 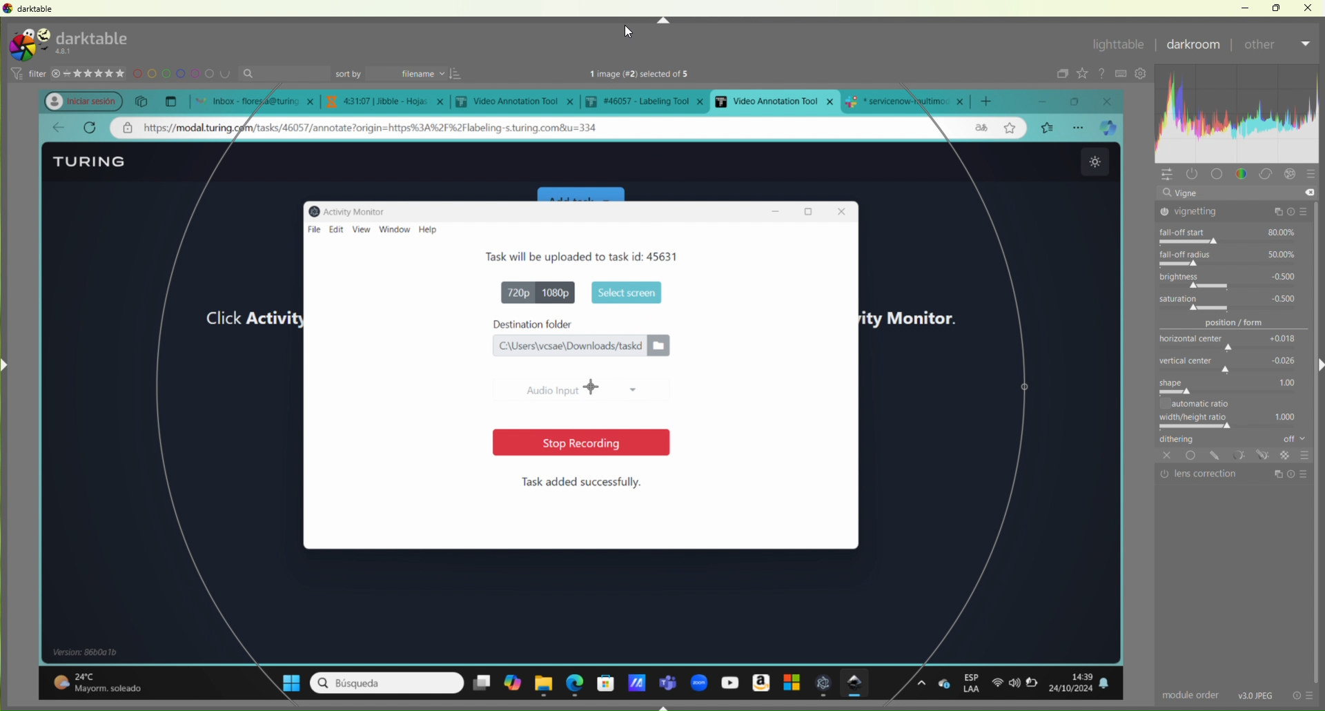 What do you see at coordinates (26, 74) in the screenshot?
I see `filter` at bounding box center [26, 74].